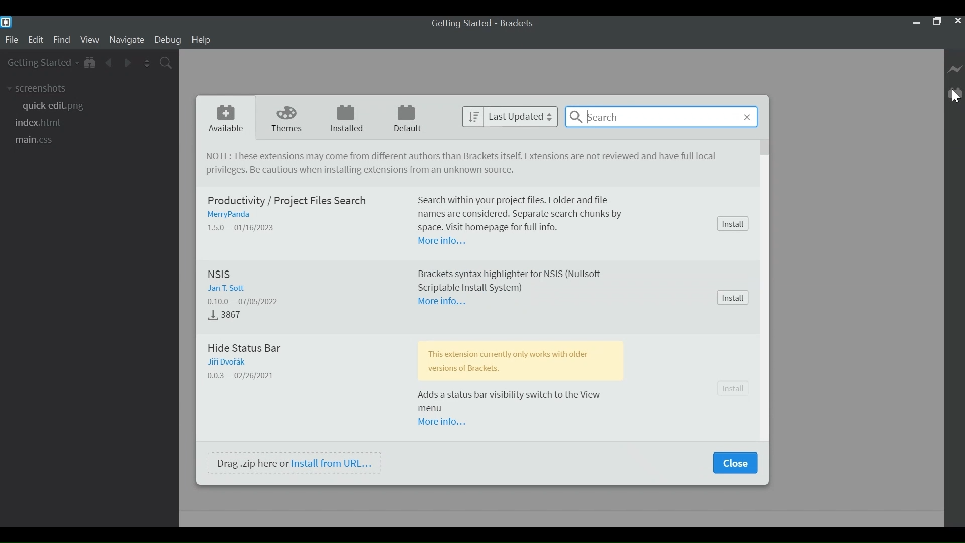 The height and width of the screenshot is (543, 965). What do you see at coordinates (228, 288) in the screenshot?
I see `Jan T.Sott` at bounding box center [228, 288].